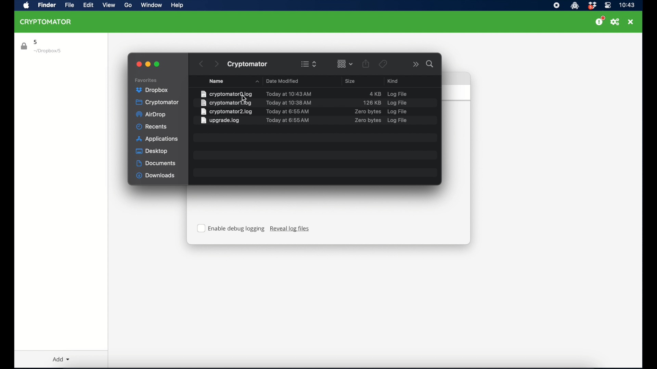 The height and width of the screenshot is (369, 657). Describe the element at coordinates (47, 5) in the screenshot. I see `finder` at that location.